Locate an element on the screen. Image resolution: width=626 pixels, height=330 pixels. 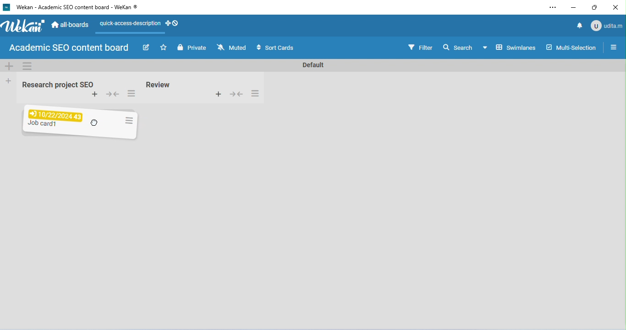
multi-selection is located at coordinates (571, 47).